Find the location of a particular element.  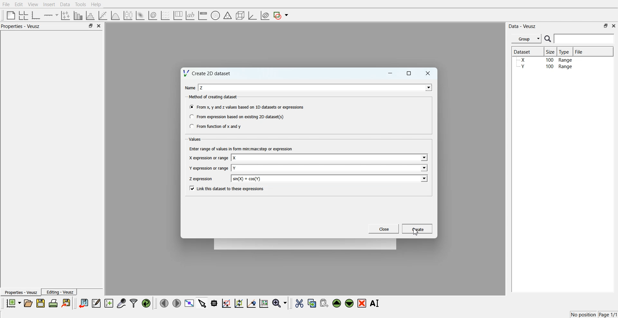

Method of creating dataset is located at coordinates (214, 97).